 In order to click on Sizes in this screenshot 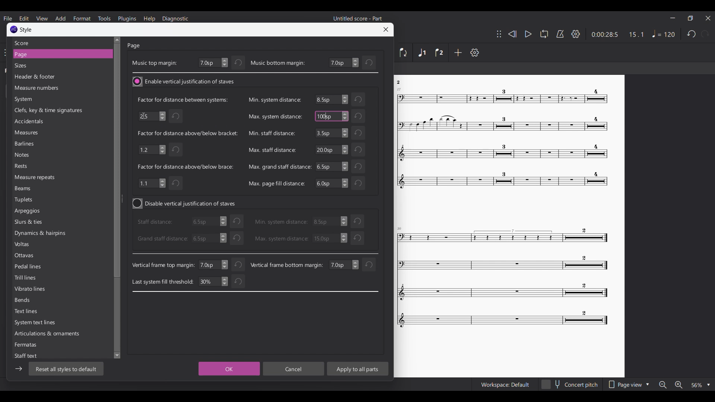, I will do `click(57, 66)`.